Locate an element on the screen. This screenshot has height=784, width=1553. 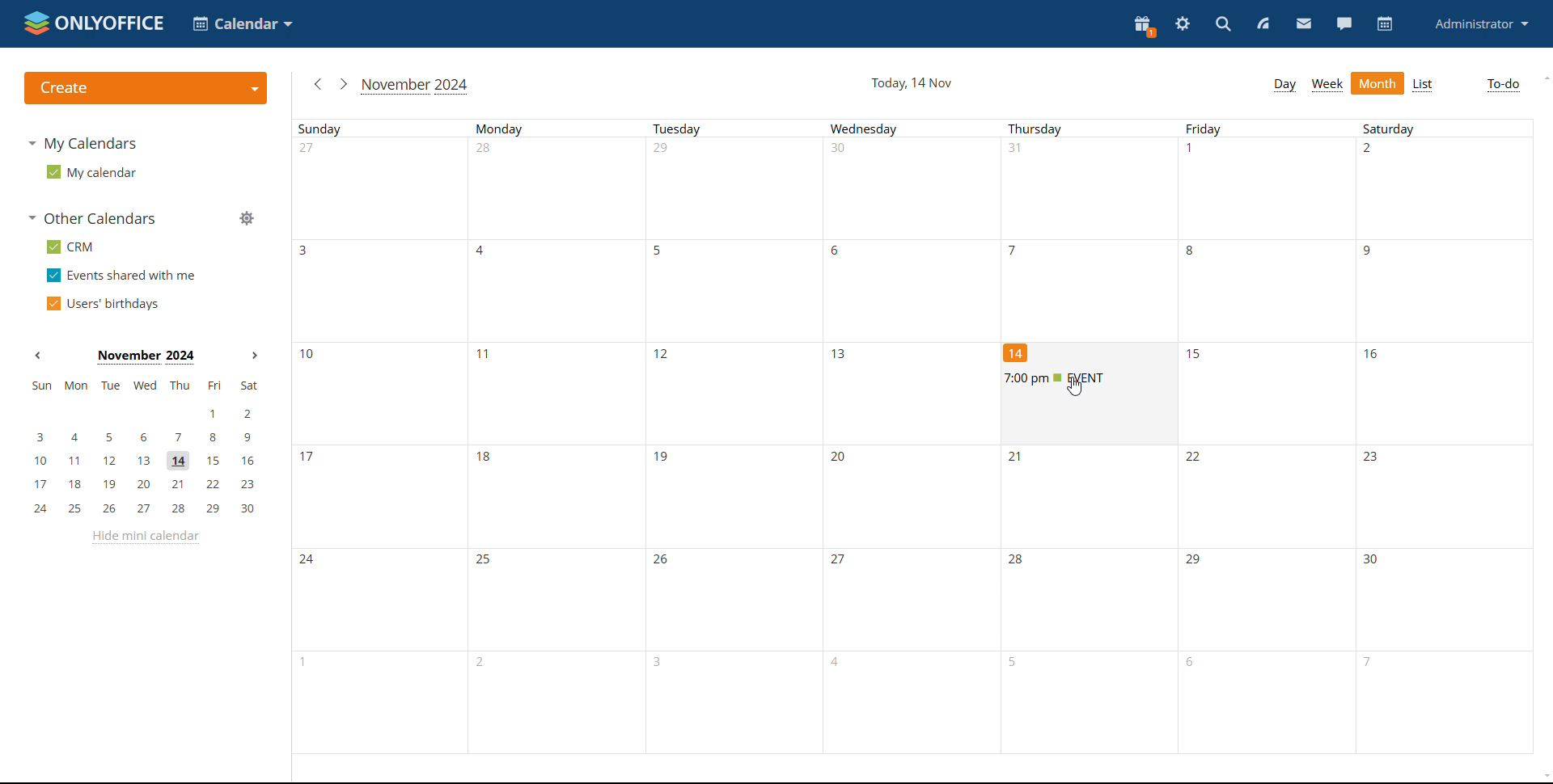
days of a month is located at coordinates (817, 395).